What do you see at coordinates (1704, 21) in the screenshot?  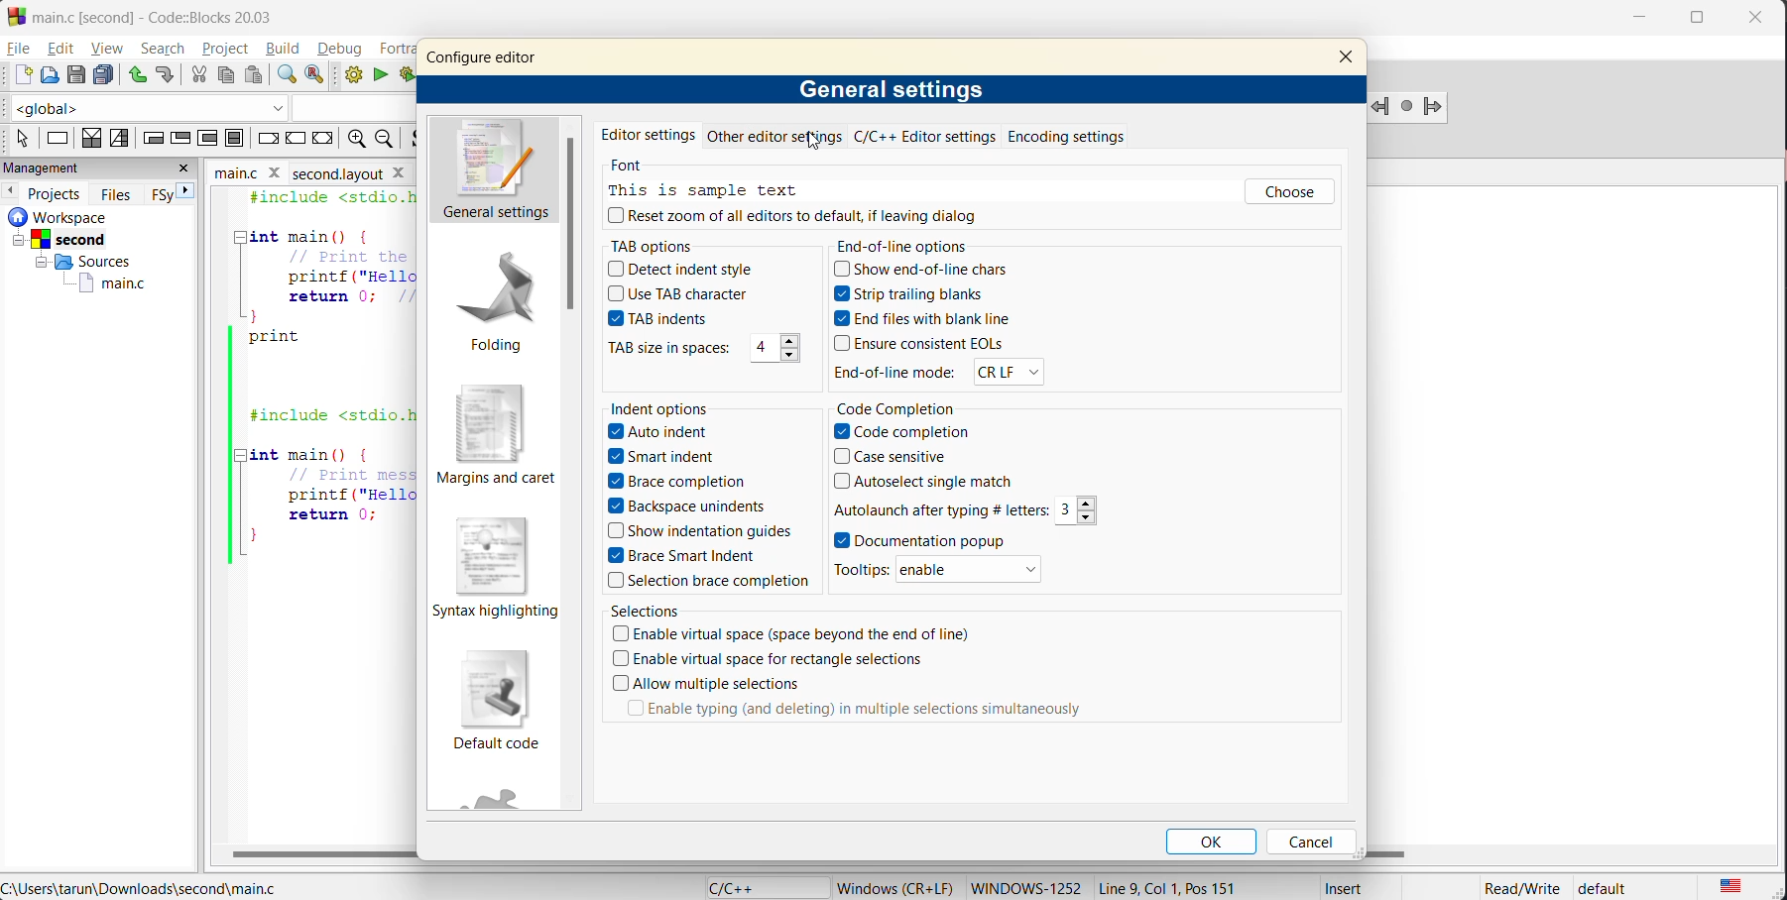 I see `maximize` at bounding box center [1704, 21].